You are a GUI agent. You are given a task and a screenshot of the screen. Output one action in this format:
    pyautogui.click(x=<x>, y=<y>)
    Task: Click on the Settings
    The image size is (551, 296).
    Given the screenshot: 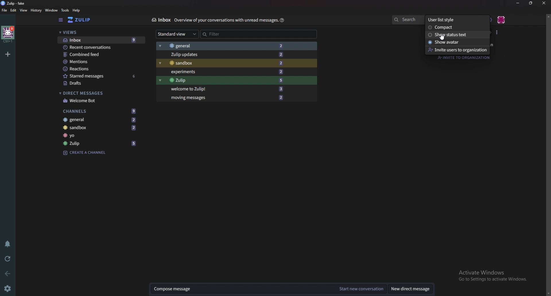 What is the action you would take?
    pyautogui.click(x=8, y=288)
    